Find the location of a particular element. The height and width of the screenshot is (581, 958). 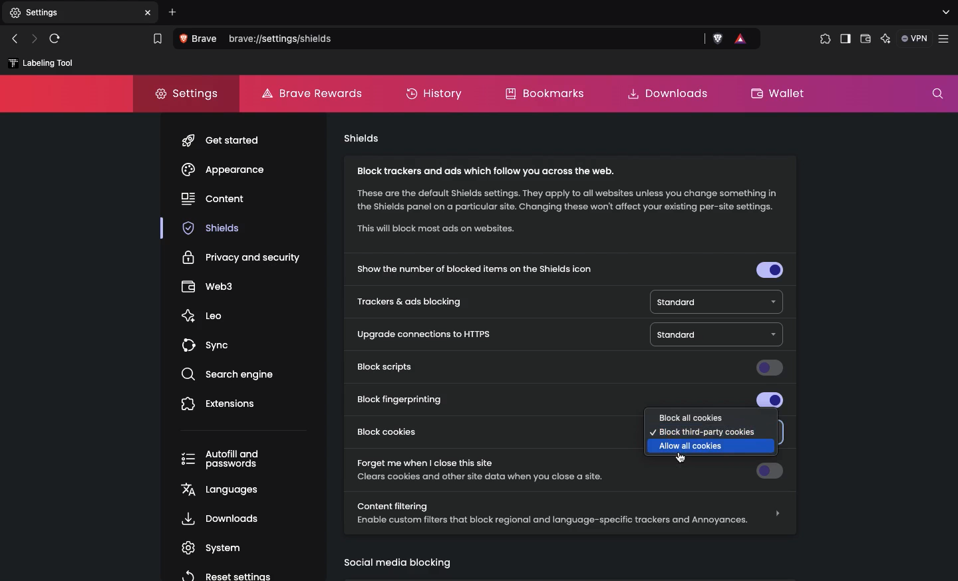

Downloads is located at coordinates (671, 95).